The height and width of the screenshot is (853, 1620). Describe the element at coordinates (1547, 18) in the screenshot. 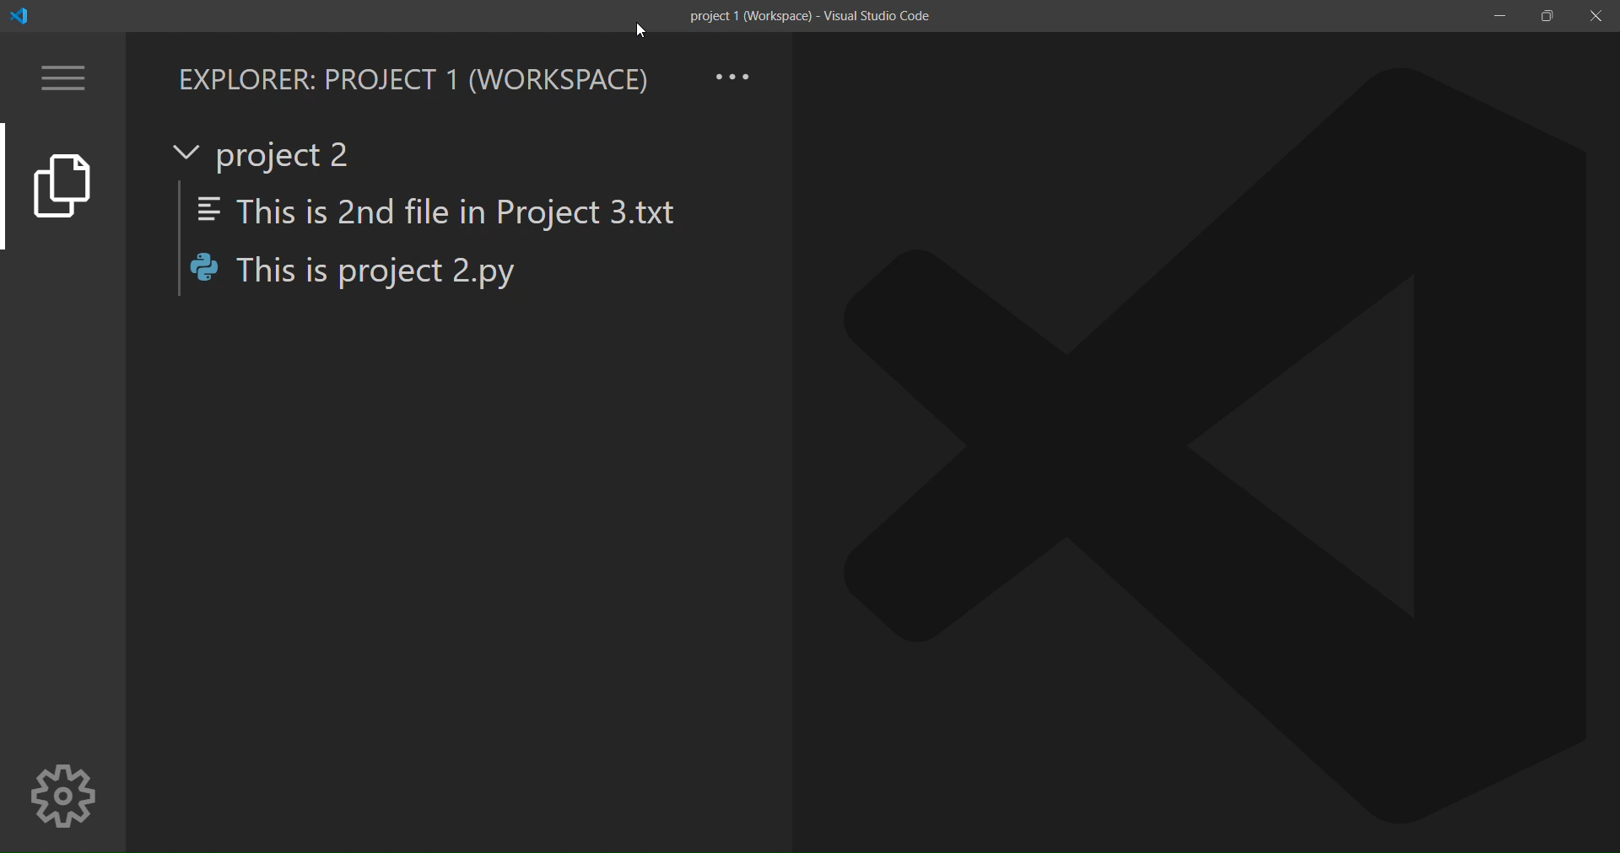

I see `maximize` at that location.